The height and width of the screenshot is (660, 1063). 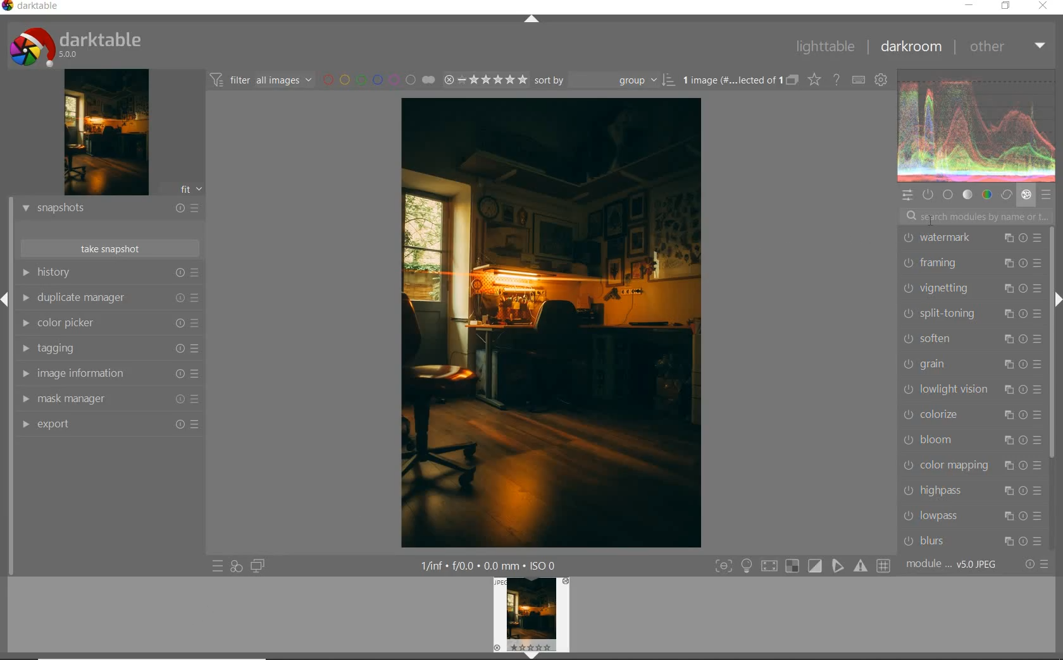 What do you see at coordinates (531, 21) in the screenshot?
I see `expand/collapse` at bounding box center [531, 21].